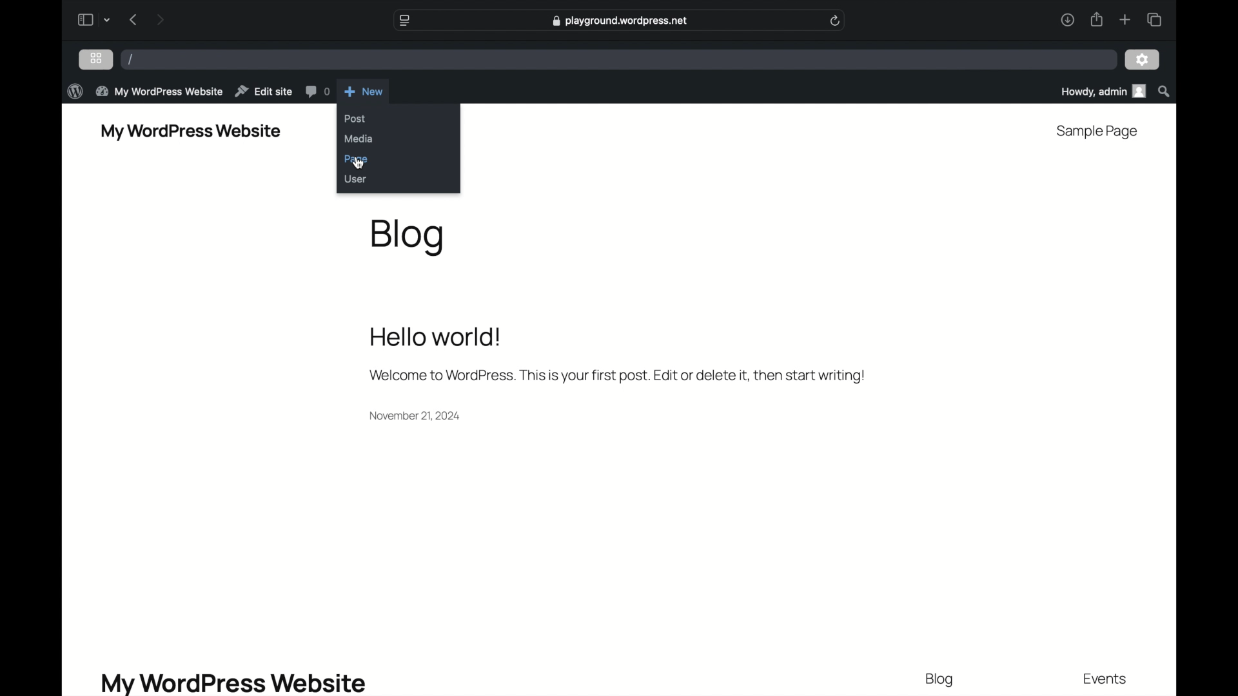  Describe the element at coordinates (1068, 21) in the screenshot. I see `downloads` at that location.